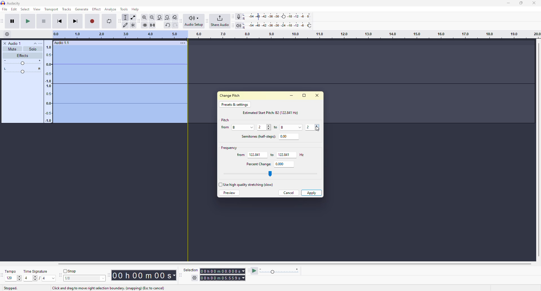 Image resolution: width=541 pixels, height=291 pixels. I want to click on gennerate, so click(81, 9).